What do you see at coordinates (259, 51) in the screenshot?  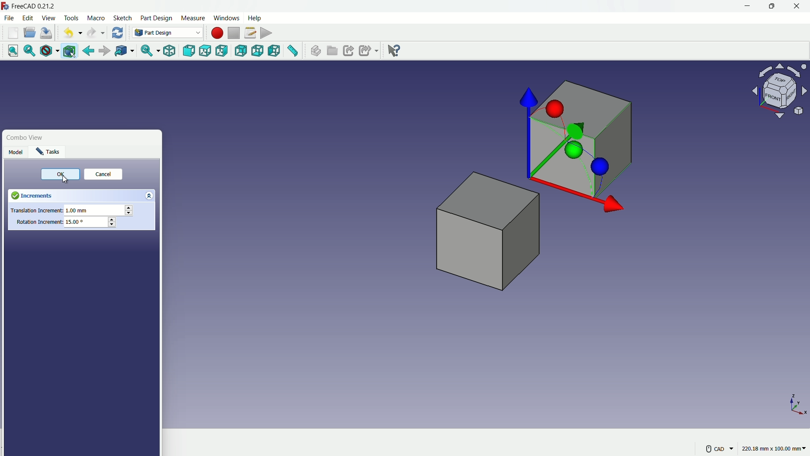 I see `bottom view` at bounding box center [259, 51].